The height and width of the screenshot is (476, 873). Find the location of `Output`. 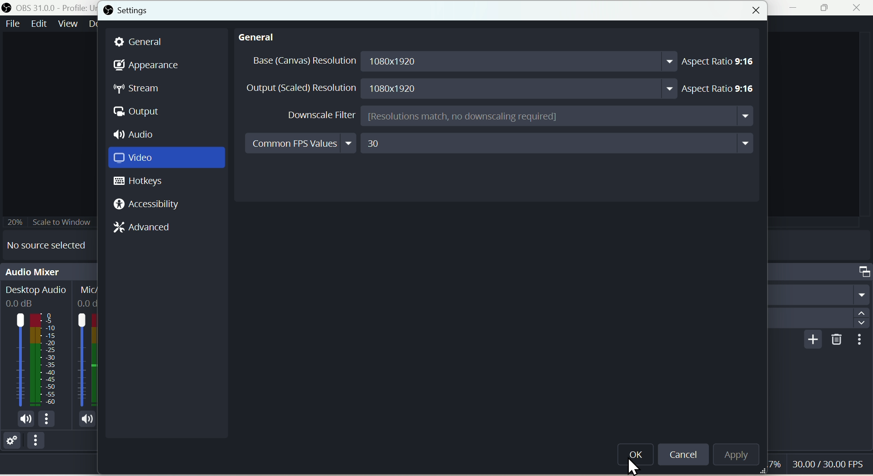

Output is located at coordinates (140, 113).